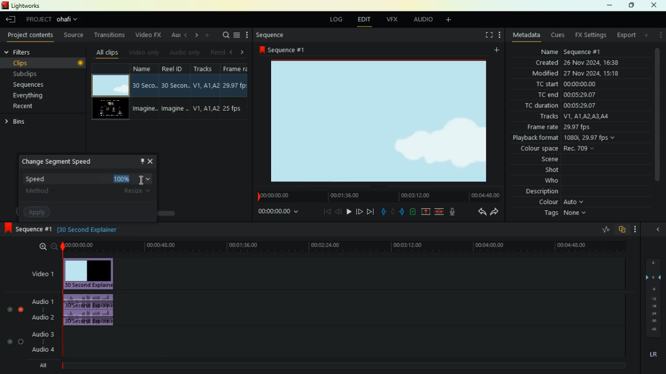 The height and width of the screenshot is (374, 666). I want to click on reel id, so click(176, 92).